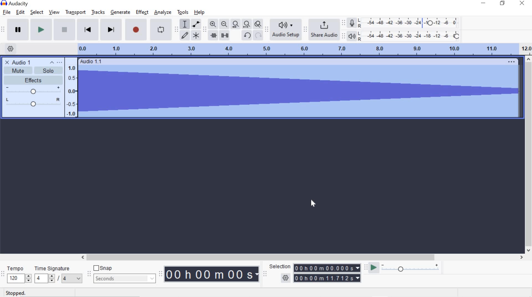 This screenshot has height=297, width=532. Describe the element at coordinates (257, 25) in the screenshot. I see `Zoom Toggle` at that location.